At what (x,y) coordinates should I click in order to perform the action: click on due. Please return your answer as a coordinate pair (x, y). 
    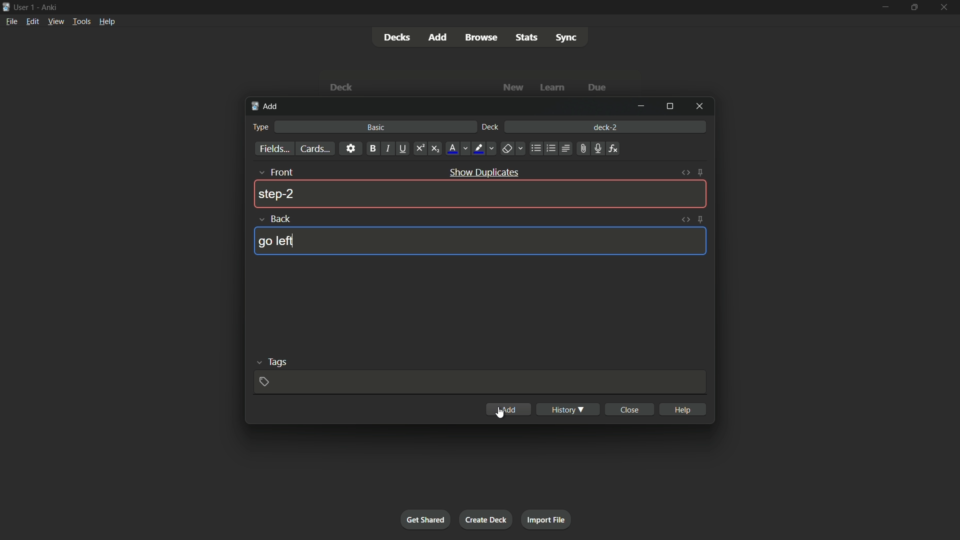
    Looking at the image, I should click on (595, 88).